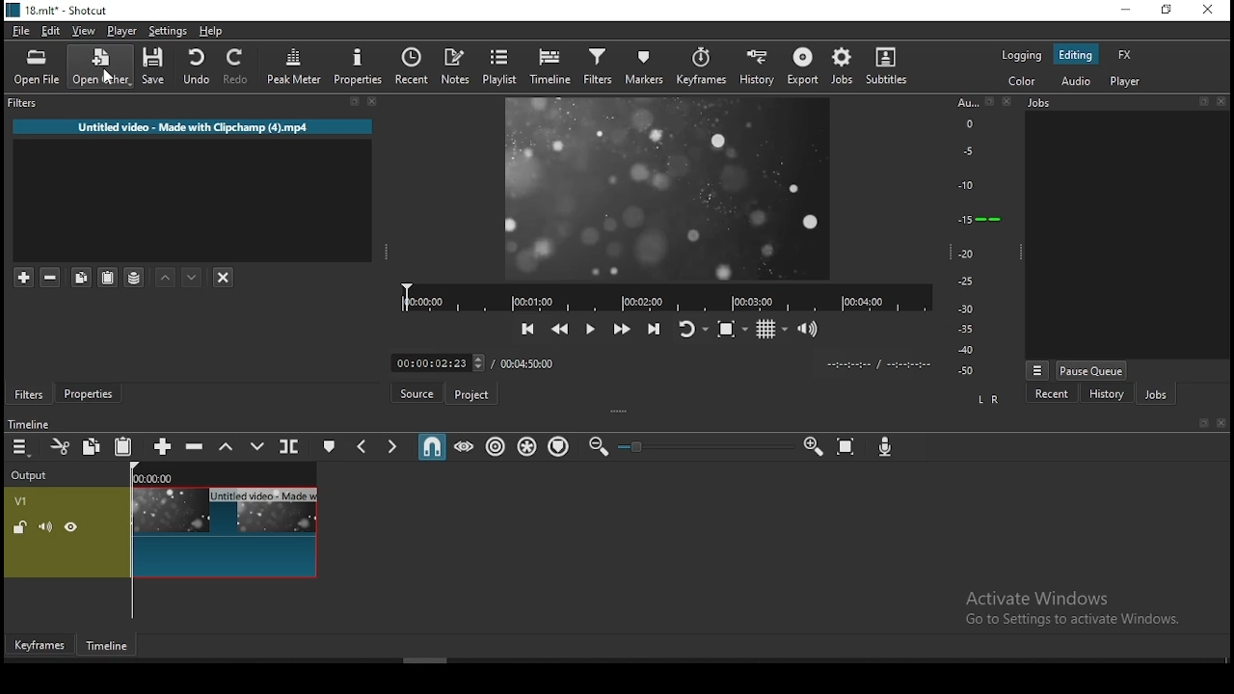 The height and width of the screenshot is (694, 1234). Describe the element at coordinates (878, 363) in the screenshot. I see `Time format` at that location.